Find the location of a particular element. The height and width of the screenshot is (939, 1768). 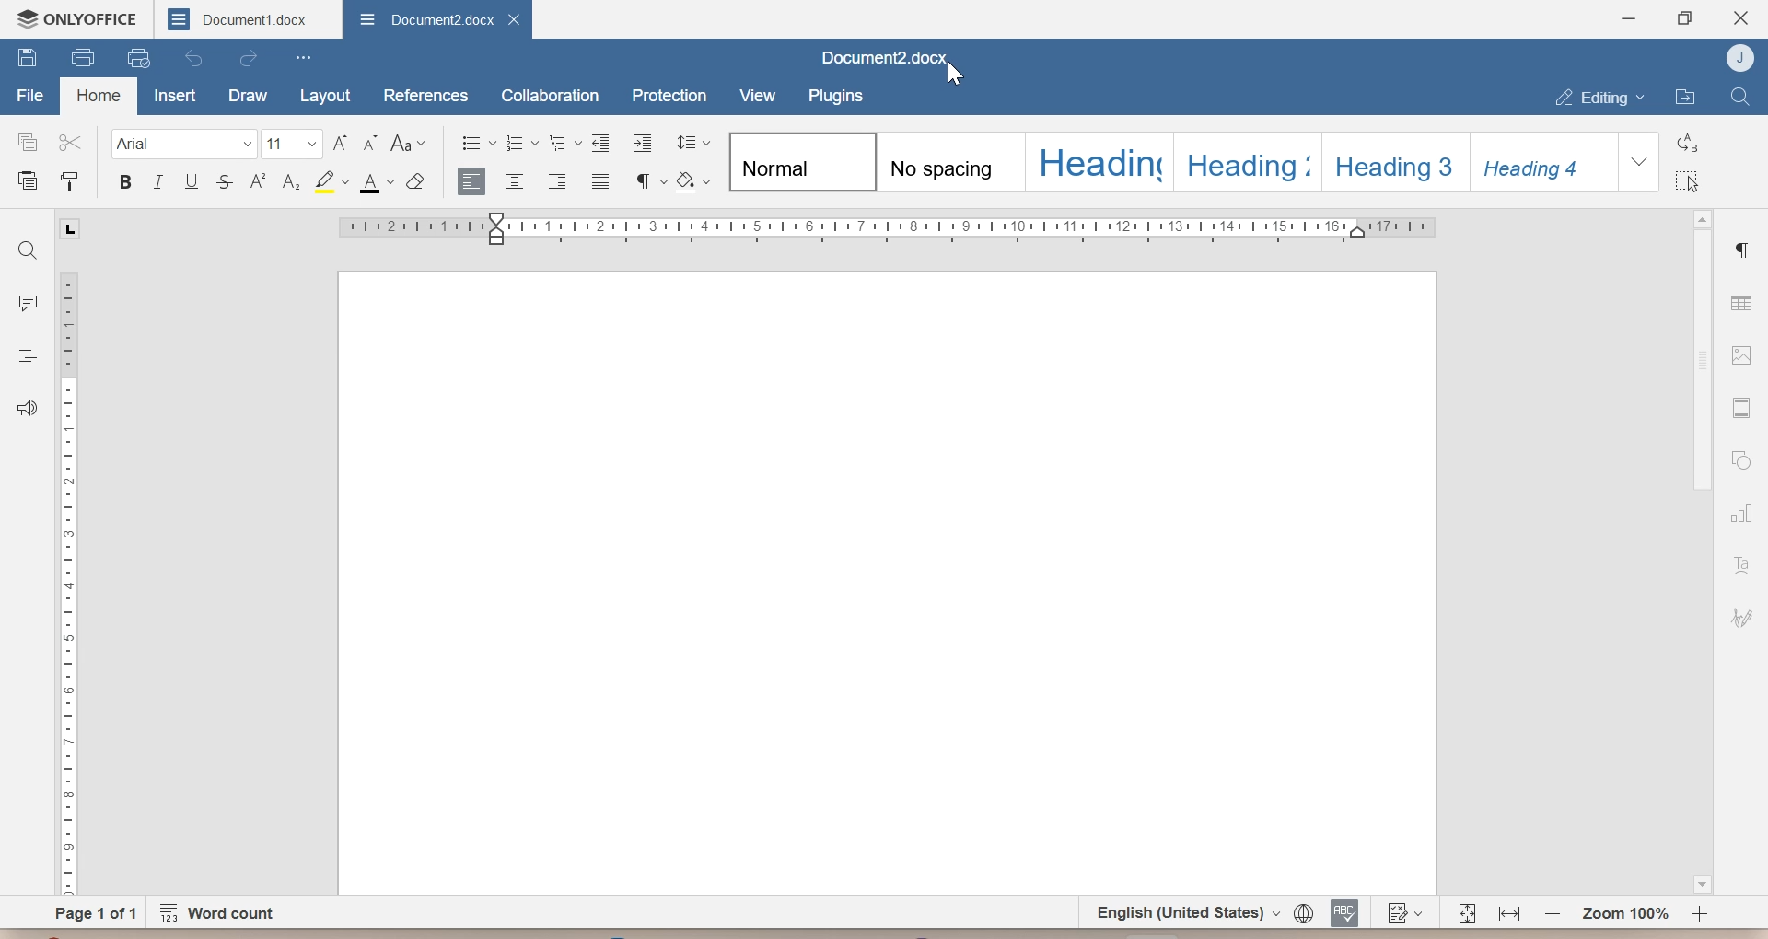

Page is located at coordinates (882, 584).